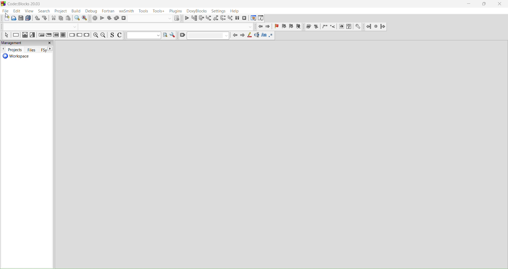  Describe the element at coordinates (126, 11) in the screenshot. I see `wxSmith` at that location.